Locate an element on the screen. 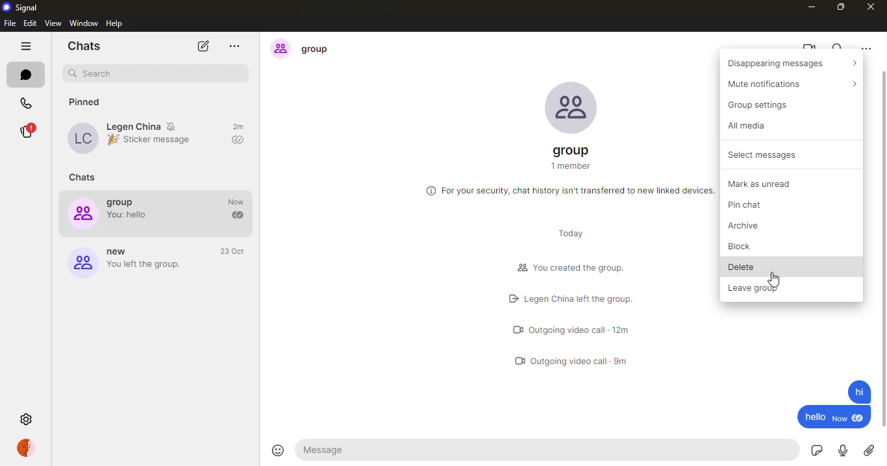 Image resolution: width=887 pixels, height=466 pixels. help is located at coordinates (115, 23).